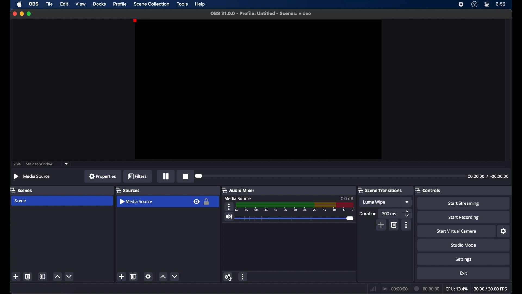 Image resolution: width=522 pixels, height=294 pixels. I want to click on preview, so click(258, 90).